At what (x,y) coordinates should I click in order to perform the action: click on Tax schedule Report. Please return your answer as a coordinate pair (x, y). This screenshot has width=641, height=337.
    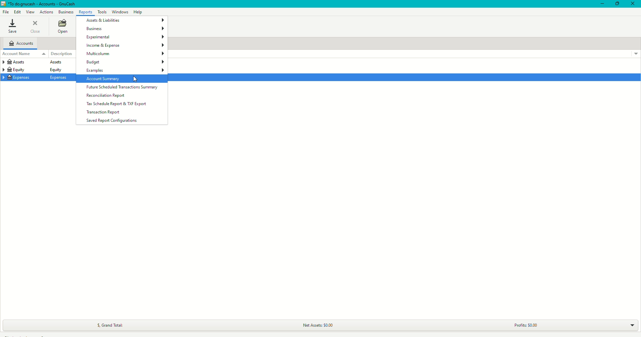
    Looking at the image, I should click on (115, 104).